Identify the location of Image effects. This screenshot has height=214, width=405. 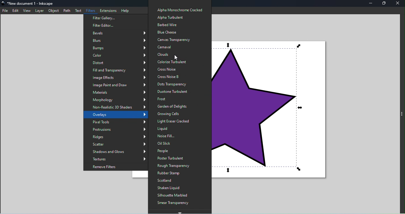
(118, 78).